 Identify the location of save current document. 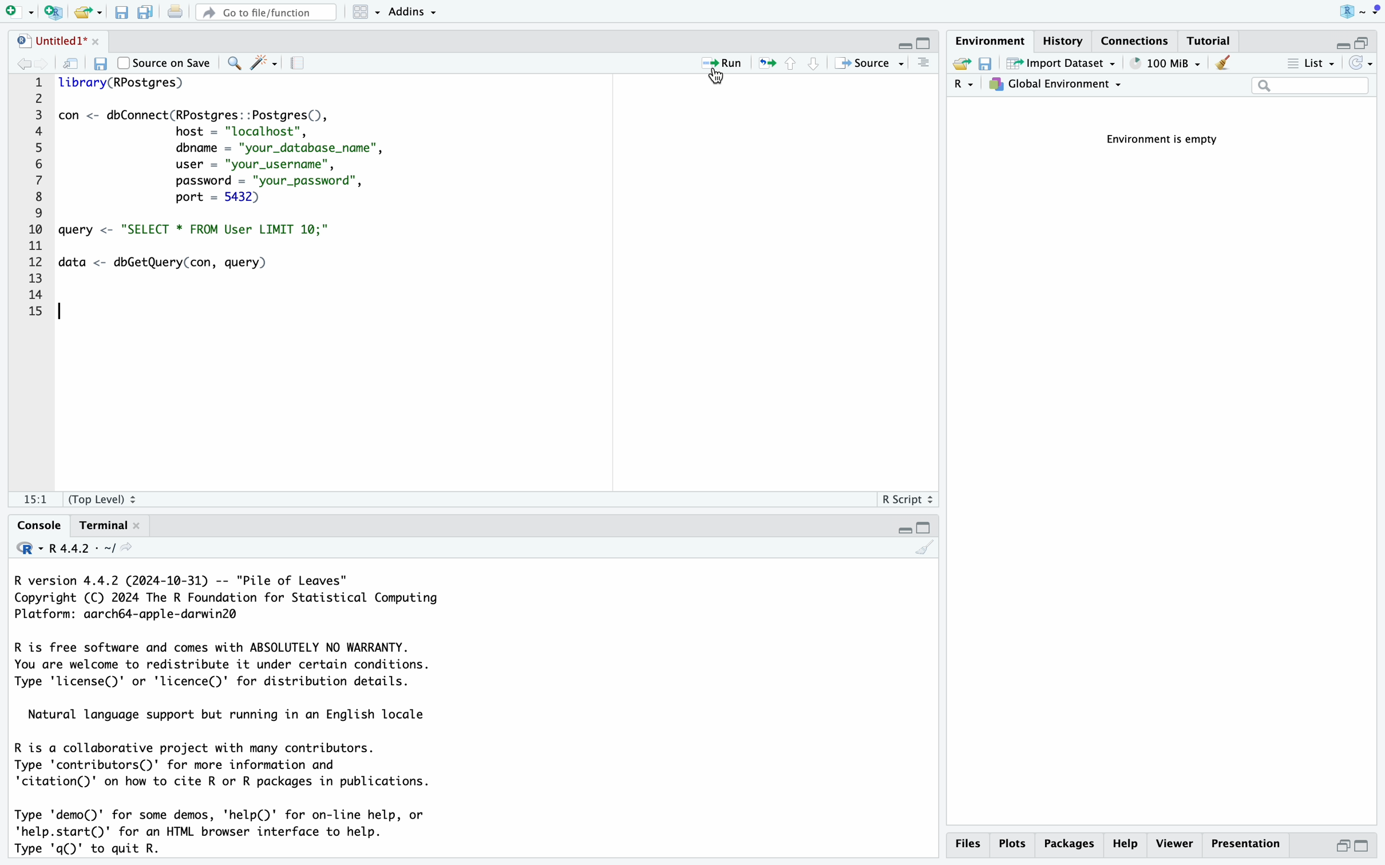
(122, 12).